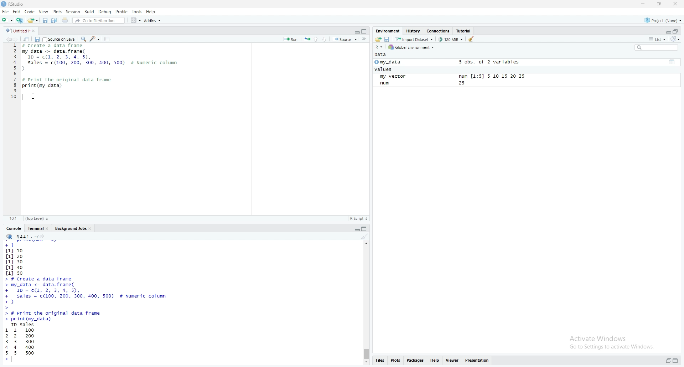 The height and width of the screenshot is (367, 684). What do you see at coordinates (379, 47) in the screenshot?
I see `language change` at bounding box center [379, 47].